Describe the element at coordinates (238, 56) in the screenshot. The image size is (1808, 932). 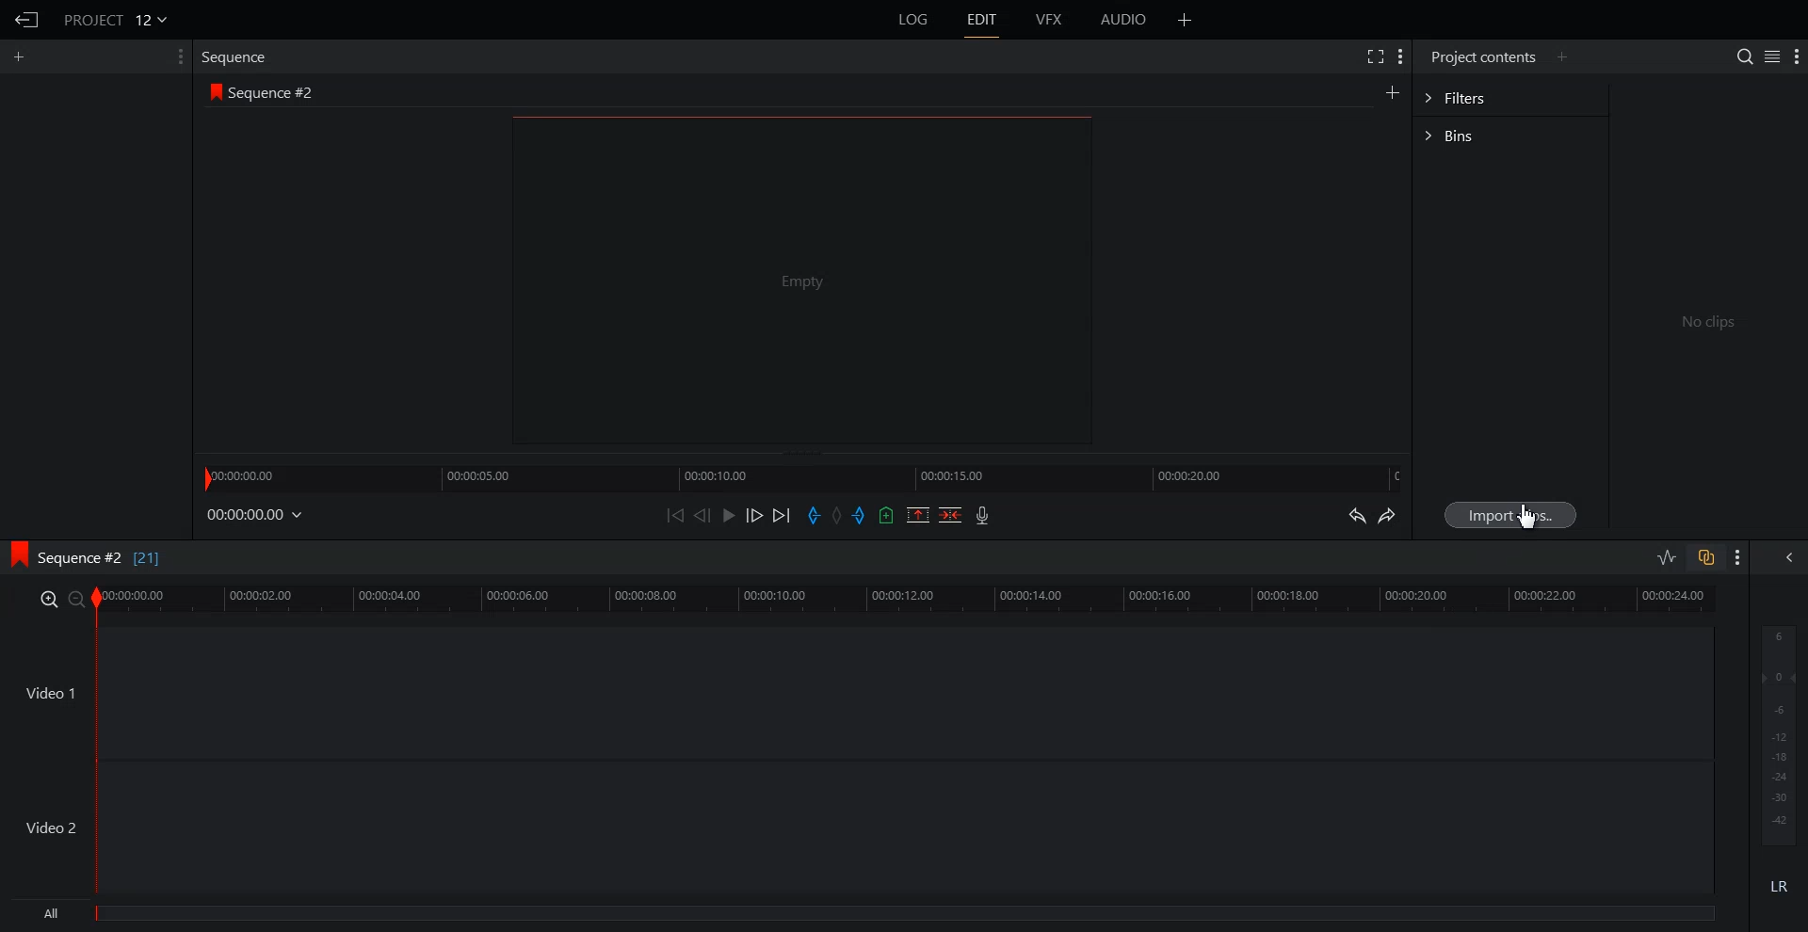
I see `Sequence` at that location.